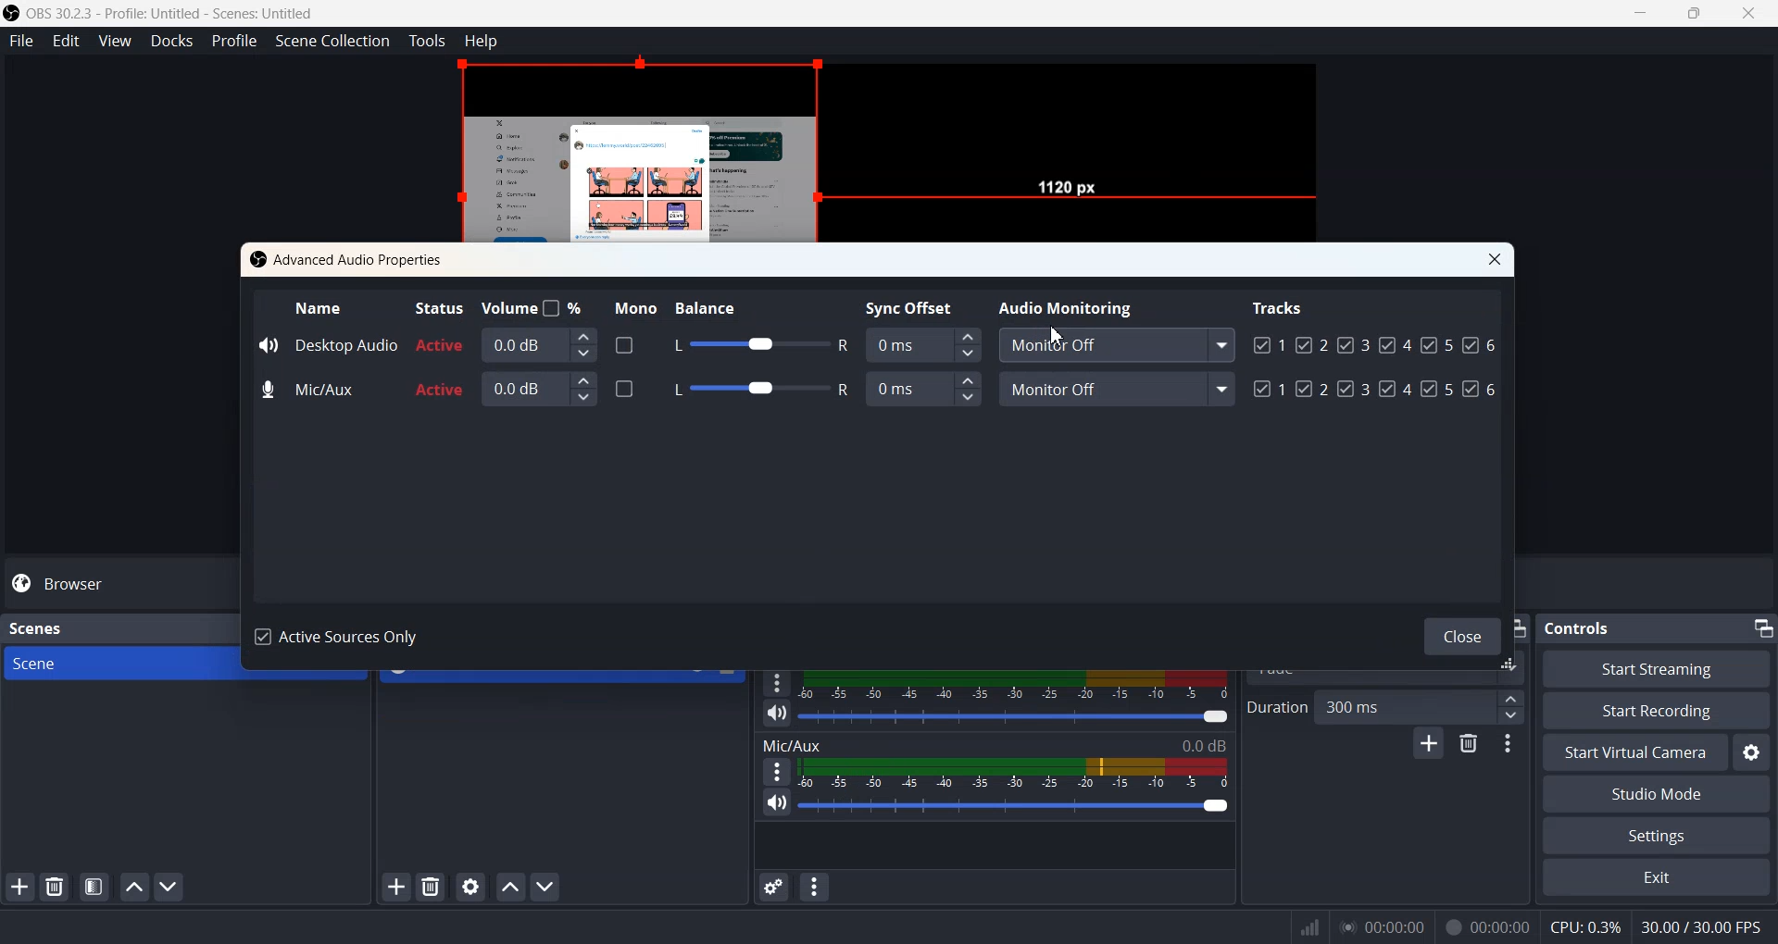  Describe the element at coordinates (755, 386) in the screenshot. I see `Balance adjuster` at that location.